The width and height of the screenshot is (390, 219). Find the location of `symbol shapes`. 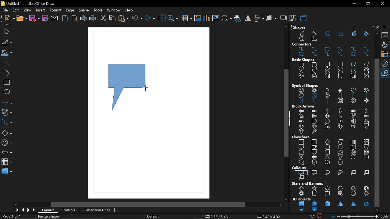

symbol shapes is located at coordinates (305, 85).